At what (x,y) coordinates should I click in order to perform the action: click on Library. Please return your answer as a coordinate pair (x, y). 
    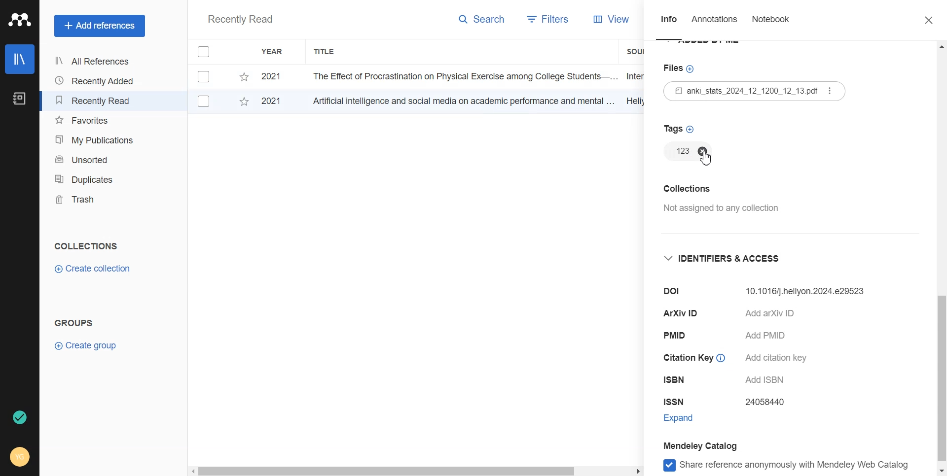
    Looking at the image, I should click on (20, 59).